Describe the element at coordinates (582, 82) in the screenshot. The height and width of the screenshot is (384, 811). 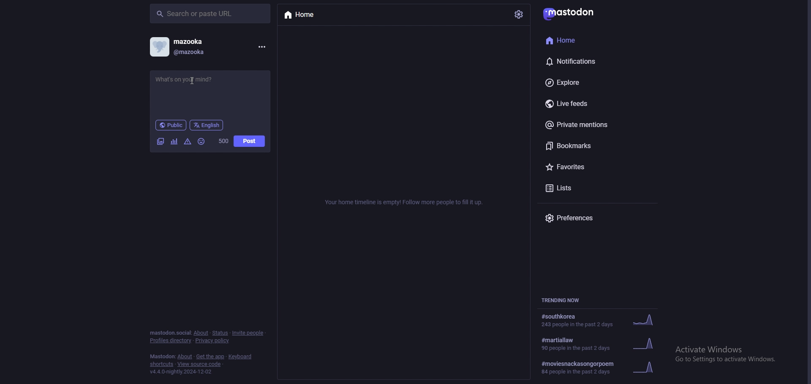
I see `explore` at that location.